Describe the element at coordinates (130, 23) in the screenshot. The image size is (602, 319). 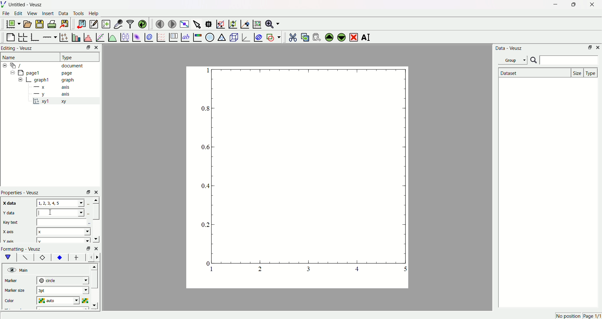
I see `filter data` at that location.